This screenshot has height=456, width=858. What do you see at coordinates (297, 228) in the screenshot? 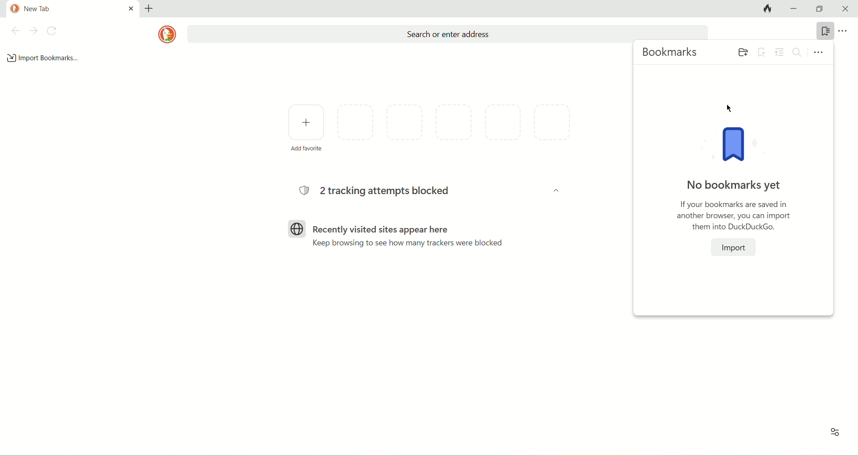
I see `Logo` at bounding box center [297, 228].